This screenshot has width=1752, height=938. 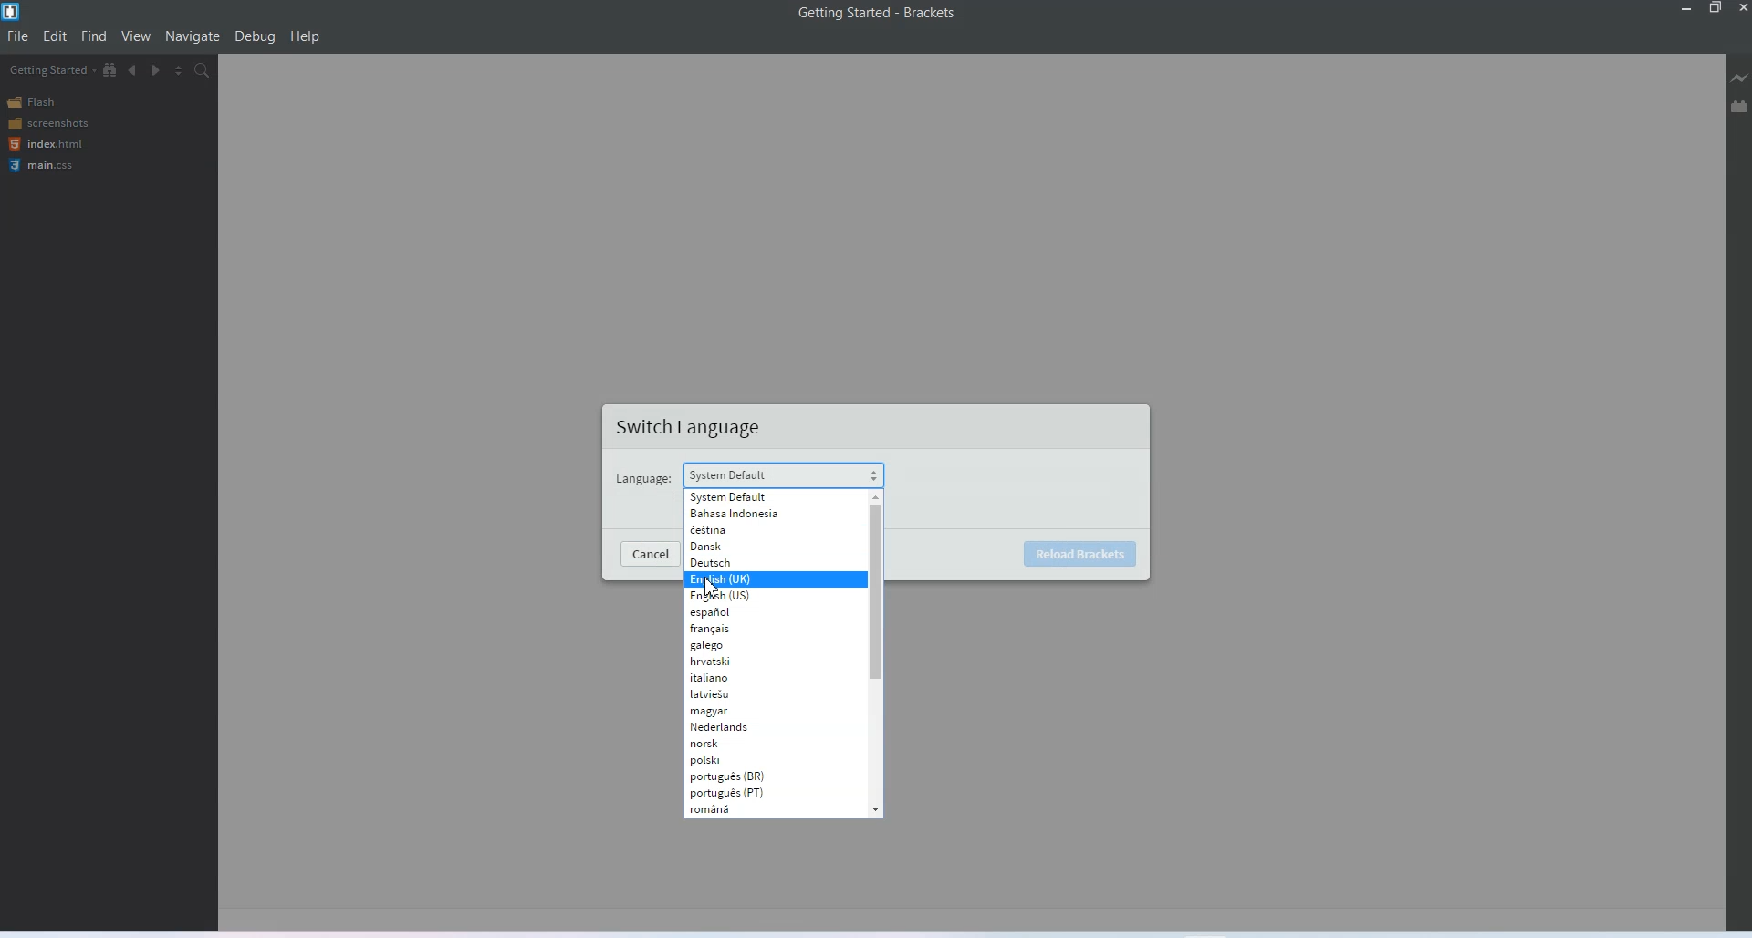 I want to click on scroll bar, so click(x=877, y=590).